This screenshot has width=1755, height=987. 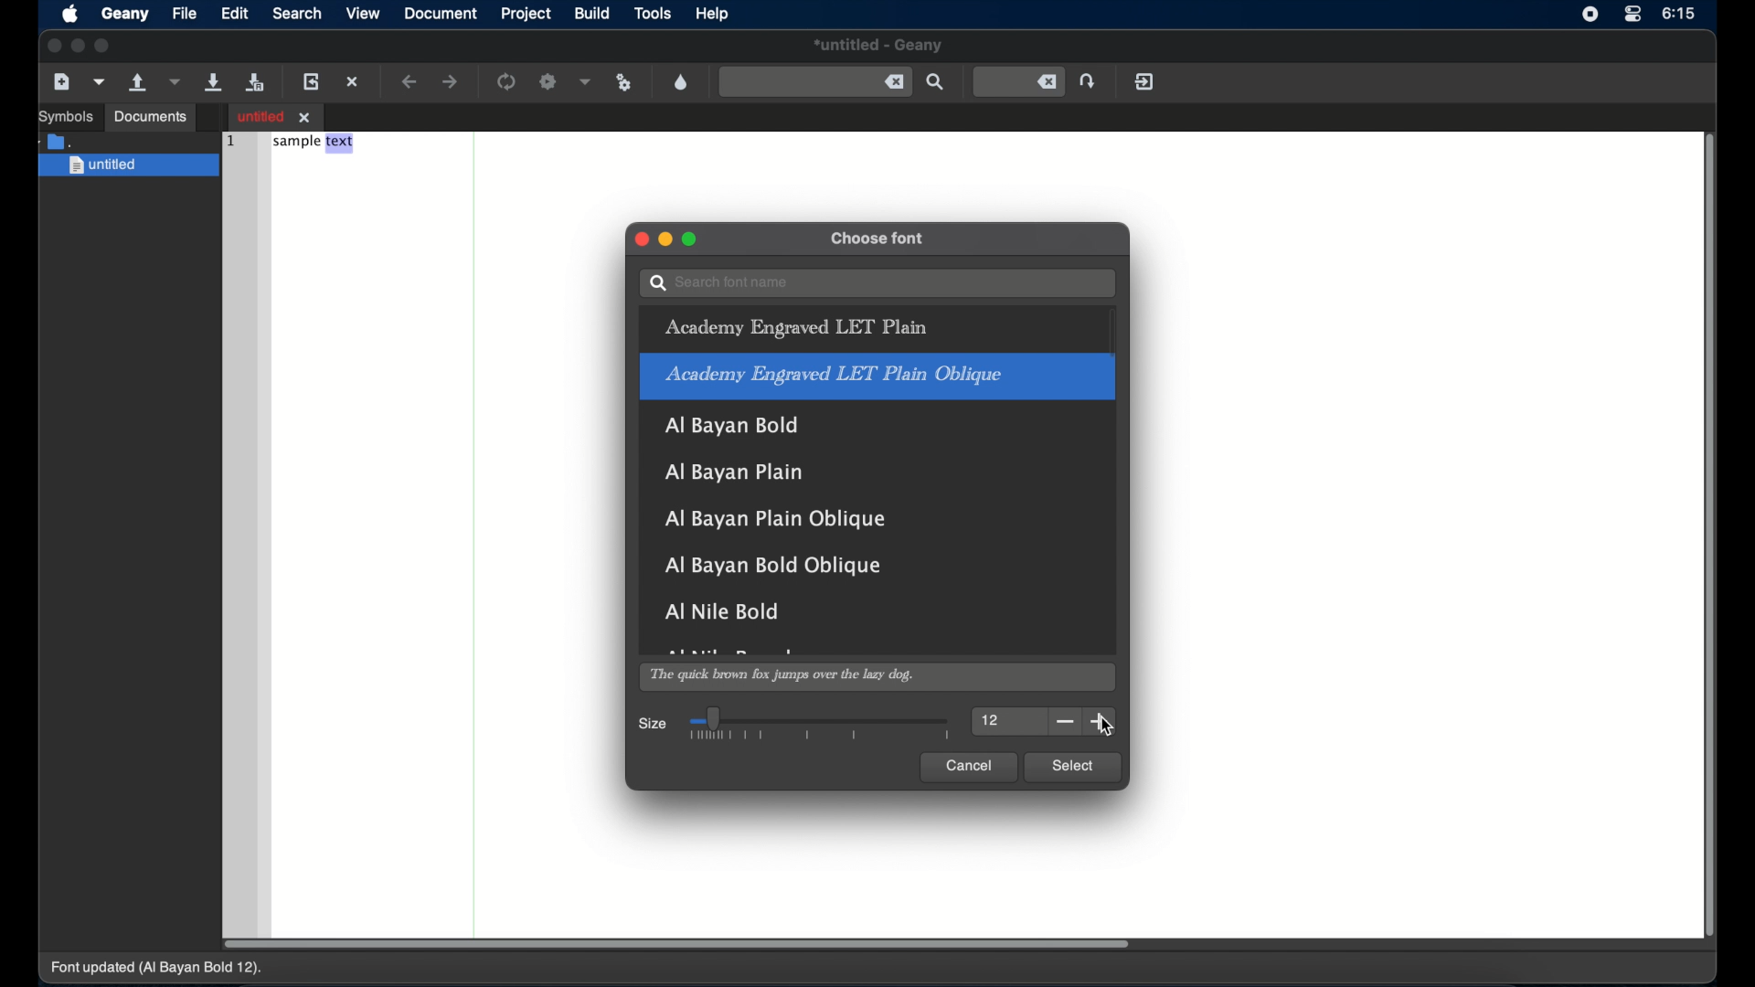 What do you see at coordinates (476, 530) in the screenshot?
I see `divider` at bounding box center [476, 530].